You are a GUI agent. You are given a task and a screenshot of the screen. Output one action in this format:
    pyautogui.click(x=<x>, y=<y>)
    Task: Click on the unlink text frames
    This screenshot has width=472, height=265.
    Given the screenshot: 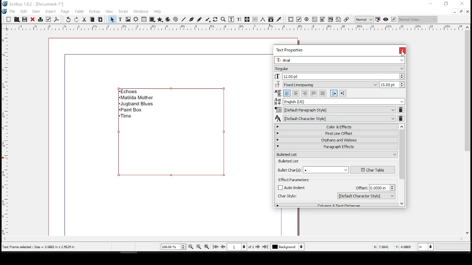 What is the action you would take?
    pyautogui.click(x=255, y=19)
    